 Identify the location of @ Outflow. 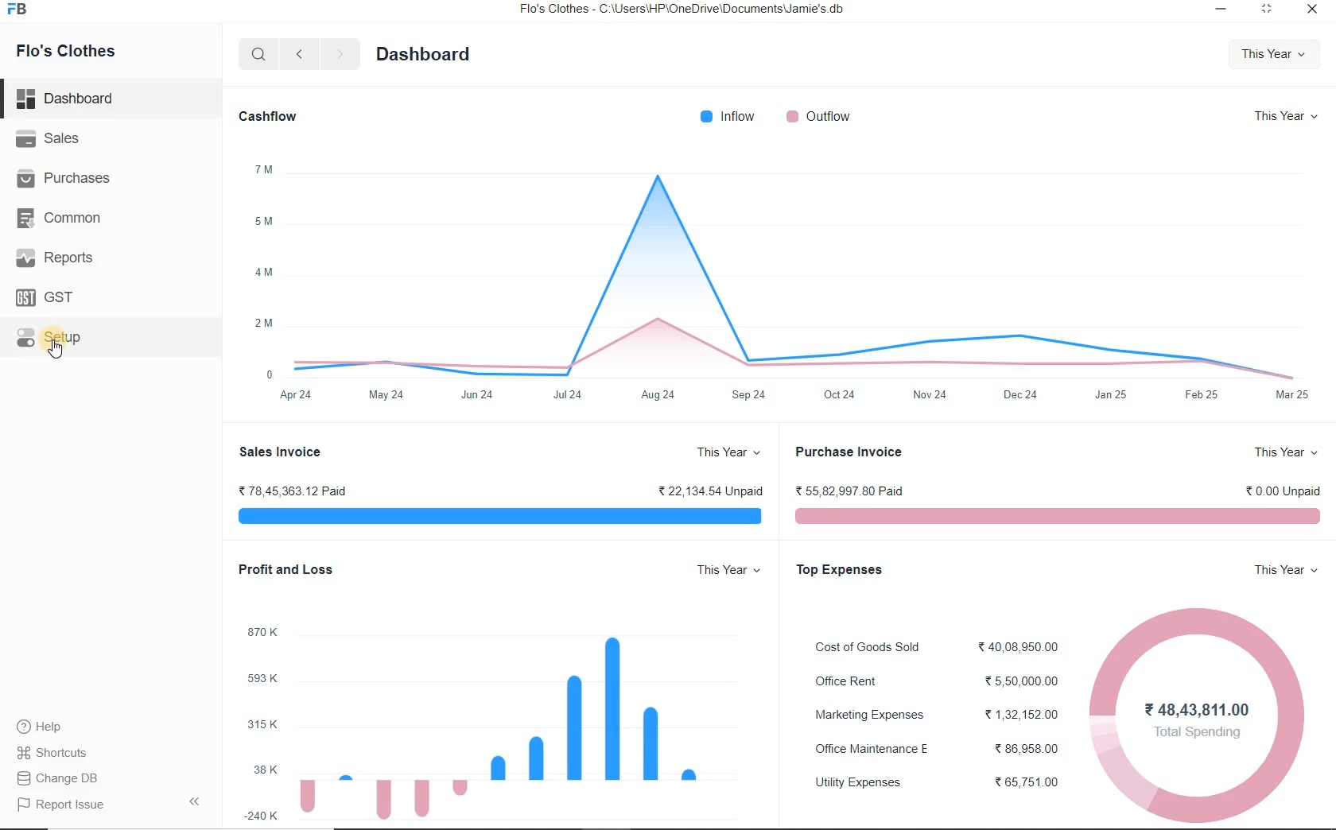
(818, 116).